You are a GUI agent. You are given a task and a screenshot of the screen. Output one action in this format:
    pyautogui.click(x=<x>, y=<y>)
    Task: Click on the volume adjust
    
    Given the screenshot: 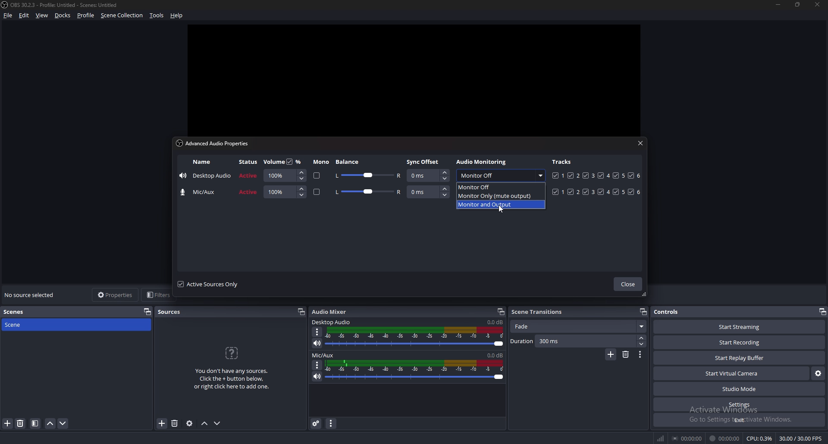 What is the action you would take?
    pyautogui.click(x=414, y=338)
    